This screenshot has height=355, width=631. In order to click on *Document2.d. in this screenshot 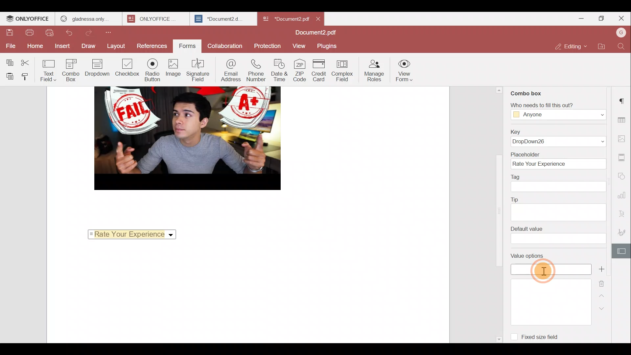, I will do `click(219, 18)`.